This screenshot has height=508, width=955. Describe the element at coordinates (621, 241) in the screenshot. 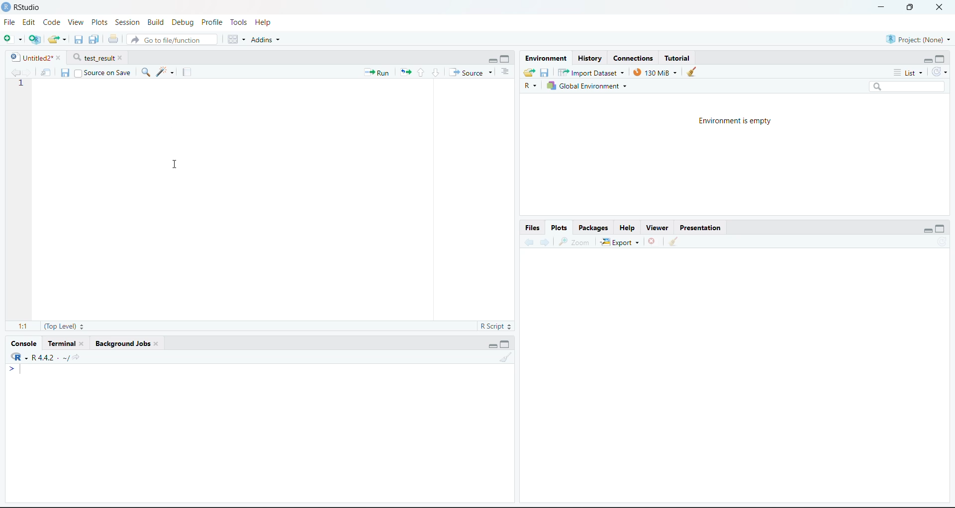

I see `Export` at that location.